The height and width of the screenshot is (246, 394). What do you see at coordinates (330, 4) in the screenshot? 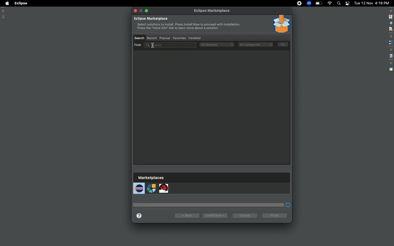
I see `Internet` at bounding box center [330, 4].